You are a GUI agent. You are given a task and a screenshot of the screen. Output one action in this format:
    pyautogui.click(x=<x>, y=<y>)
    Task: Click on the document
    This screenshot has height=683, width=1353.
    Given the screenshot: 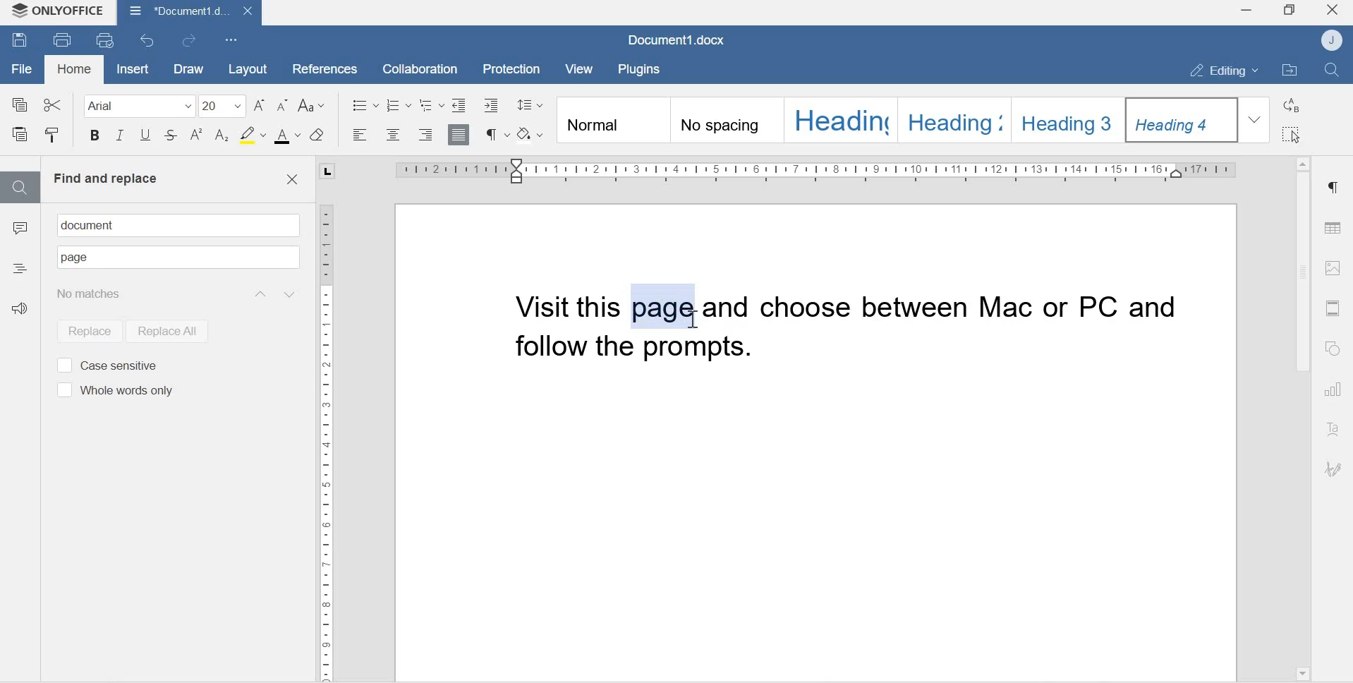 What is the action you would take?
    pyautogui.click(x=93, y=225)
    